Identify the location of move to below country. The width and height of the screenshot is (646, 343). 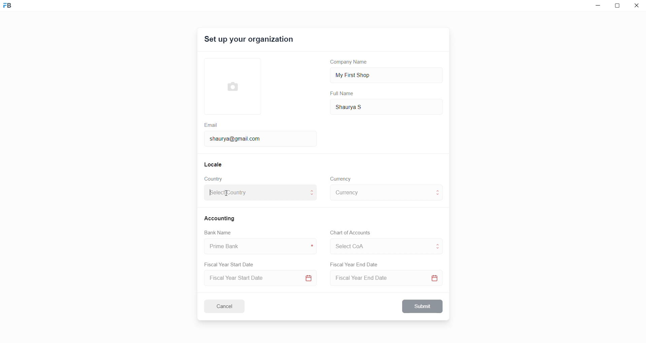
(313, 197).